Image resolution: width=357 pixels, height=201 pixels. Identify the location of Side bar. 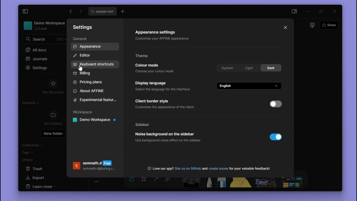
(143, 125).